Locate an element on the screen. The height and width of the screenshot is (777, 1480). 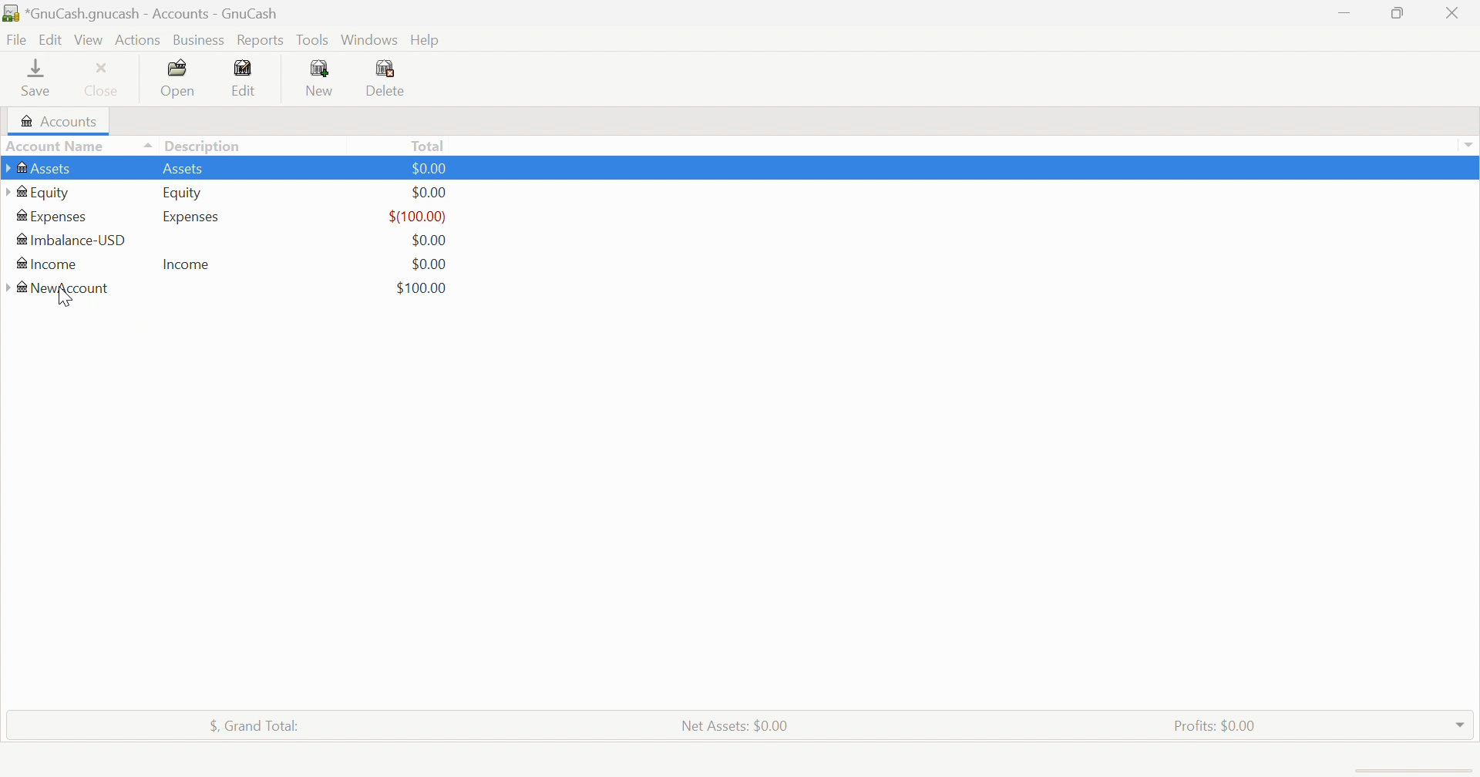
Income is located at coordinates (45, 264).